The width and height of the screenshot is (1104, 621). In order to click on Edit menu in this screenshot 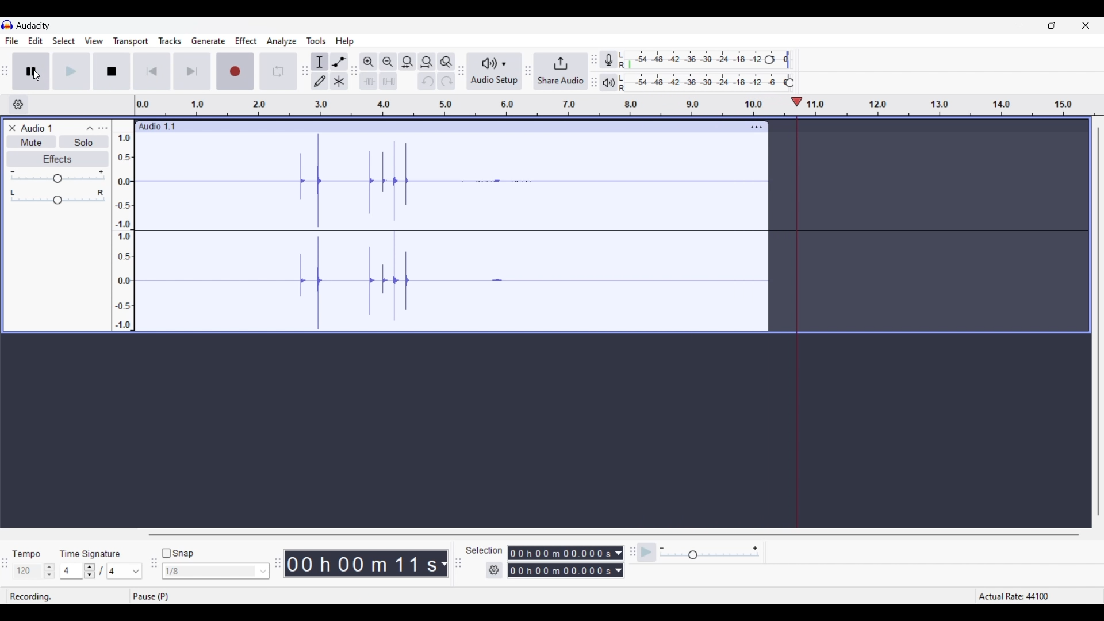, I will do `click(36, 41)`.